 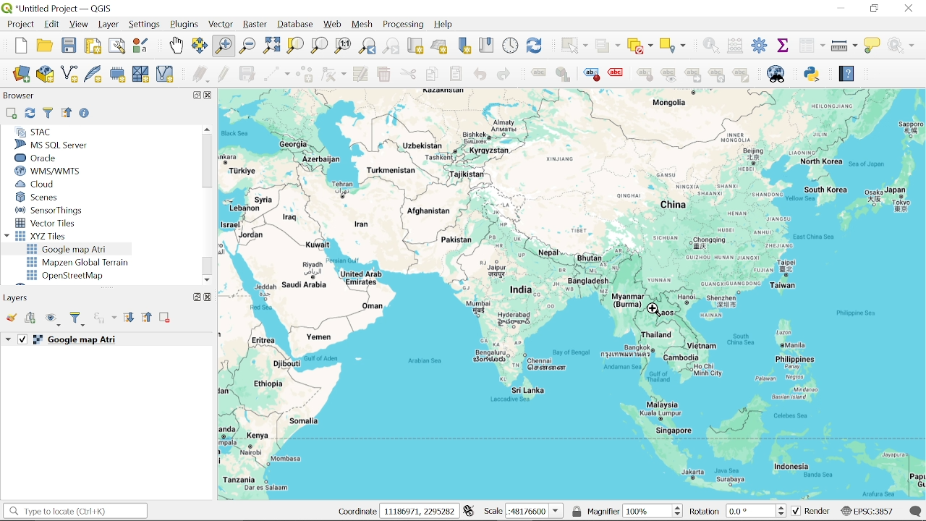 What do you see at coordinates (320, 45) in the screenshot?
I see `Zoom to layer` at bounding box center [320, 45].